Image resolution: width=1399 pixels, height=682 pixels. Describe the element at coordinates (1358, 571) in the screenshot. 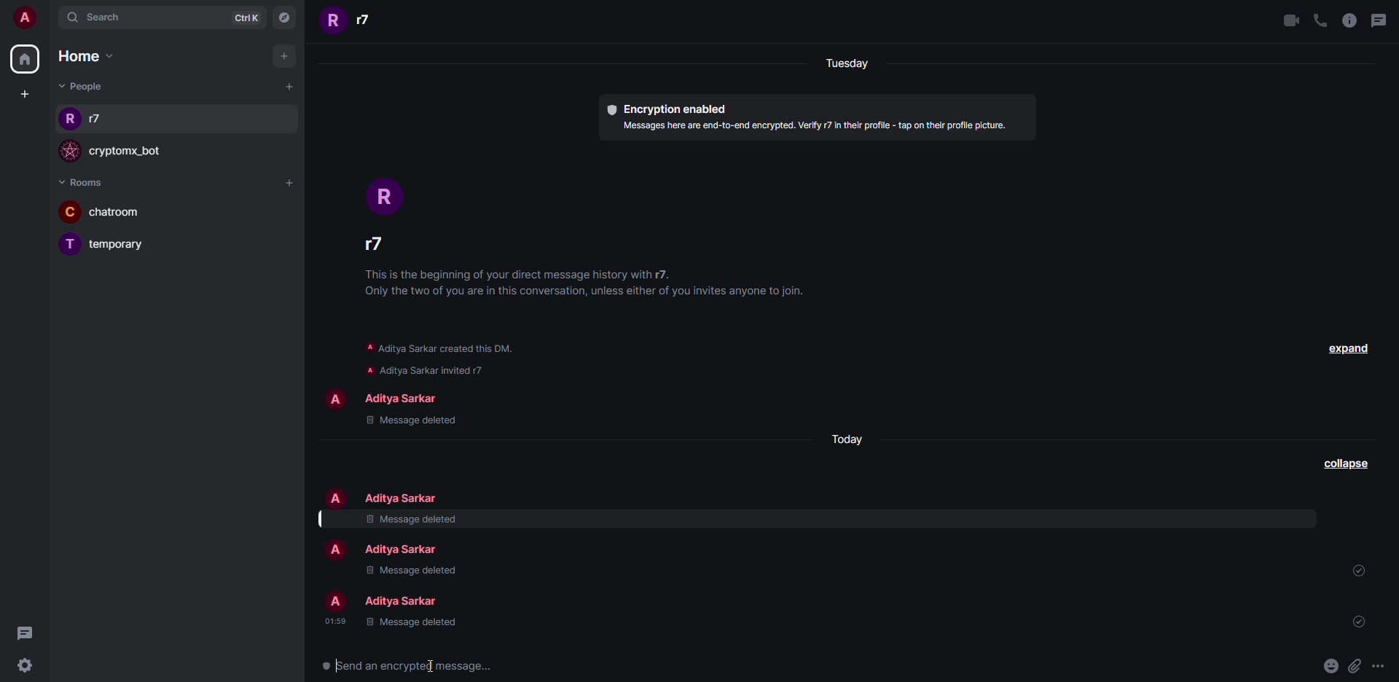

I see `sent` at that location.